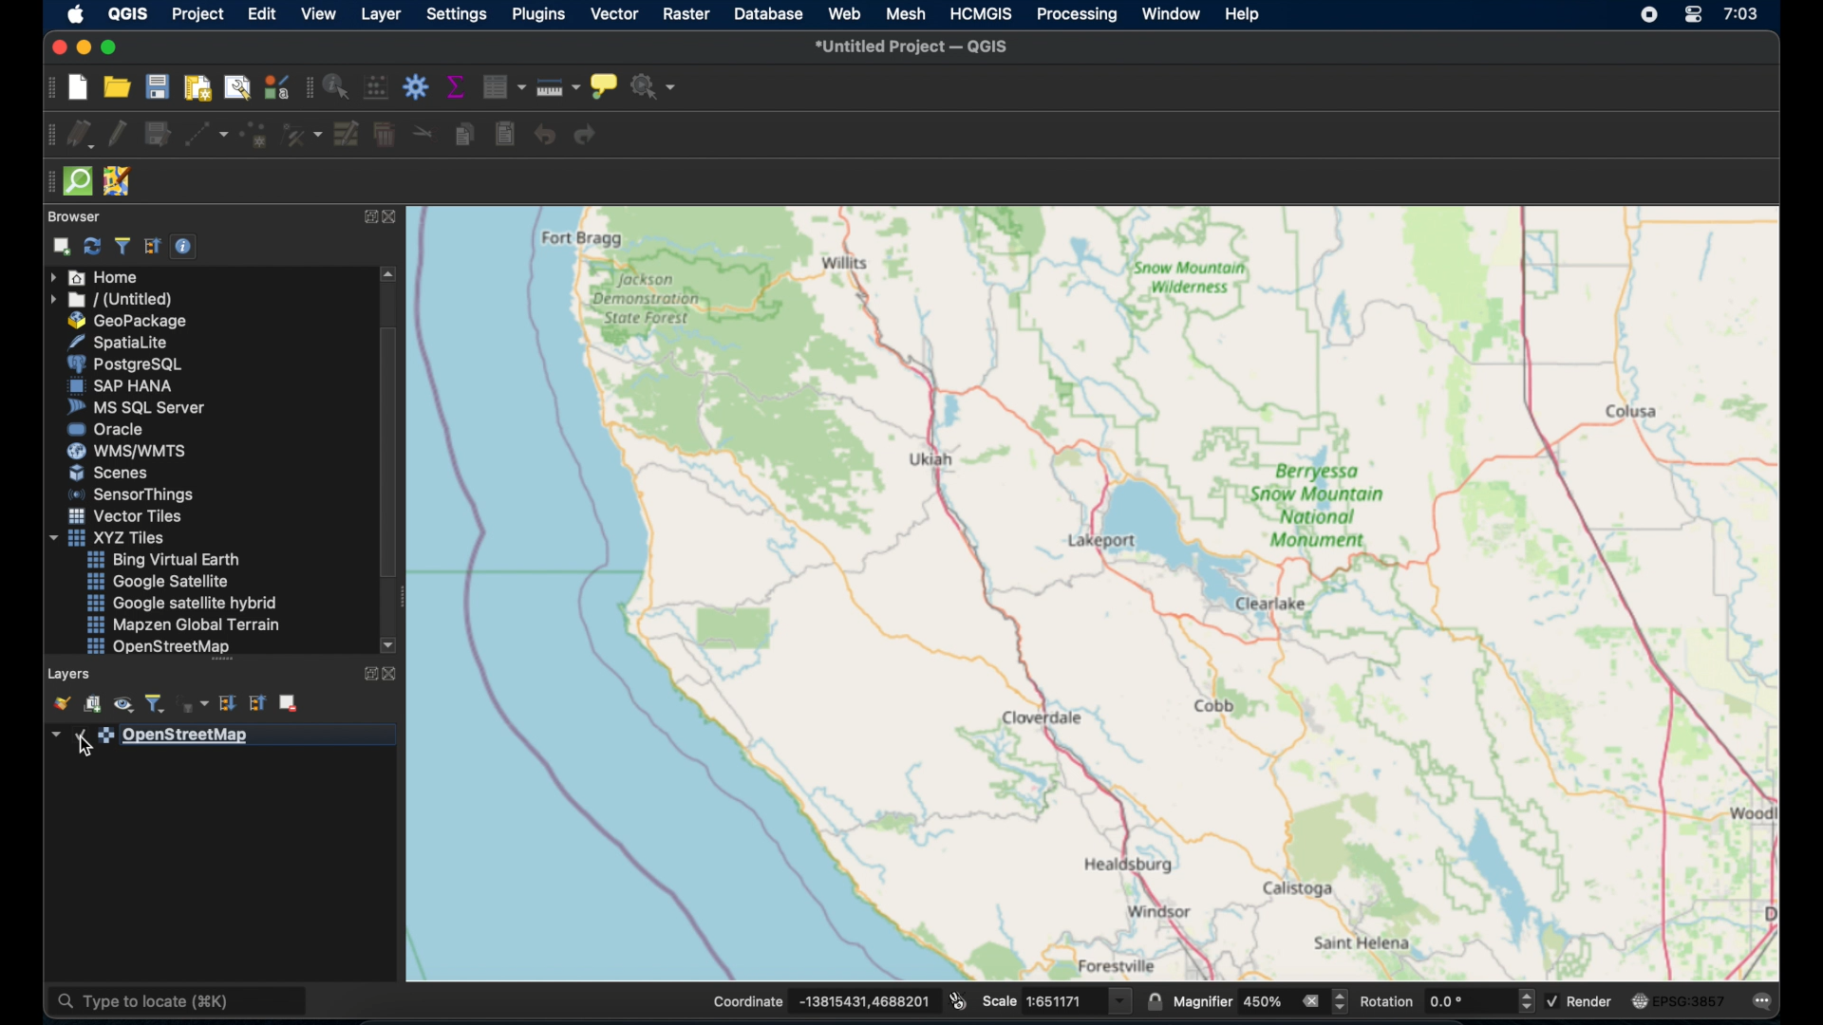  What do you see at coordinates (155, 647) in the screenshot?
I see `openstreetmap` at bounding box center [155, 647].